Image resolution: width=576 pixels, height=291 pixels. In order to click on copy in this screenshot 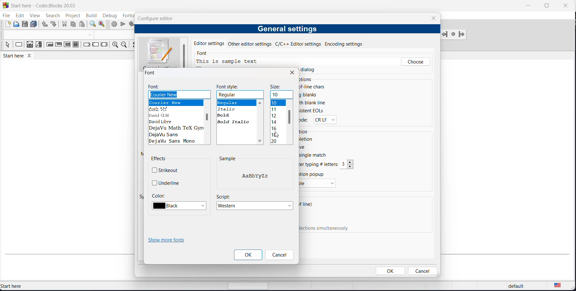, I will do `click(74, 25)`.